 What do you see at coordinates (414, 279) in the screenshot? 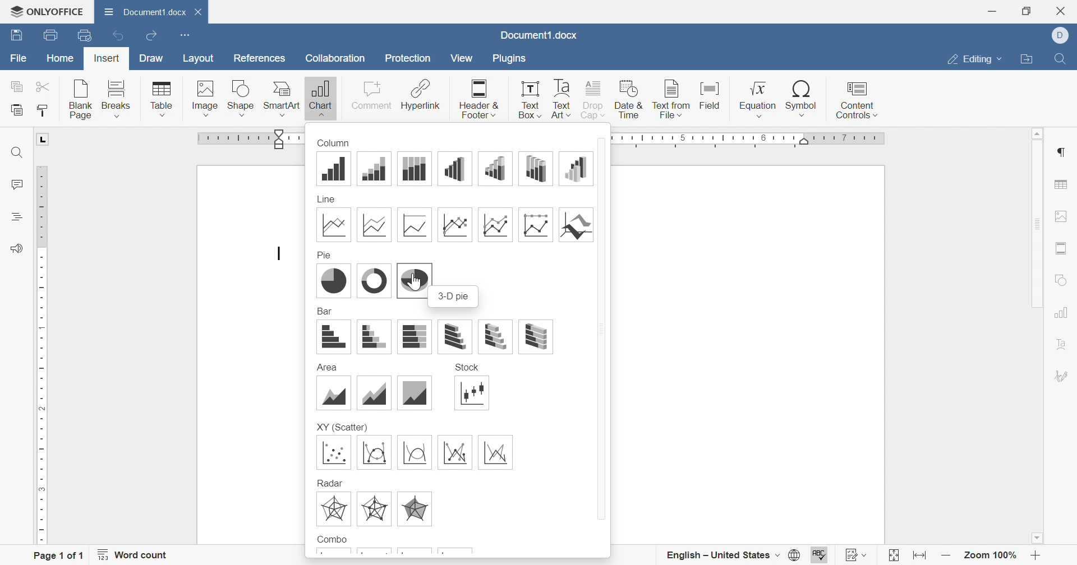
I see `3-D pie` at bounding box center [414, 279].